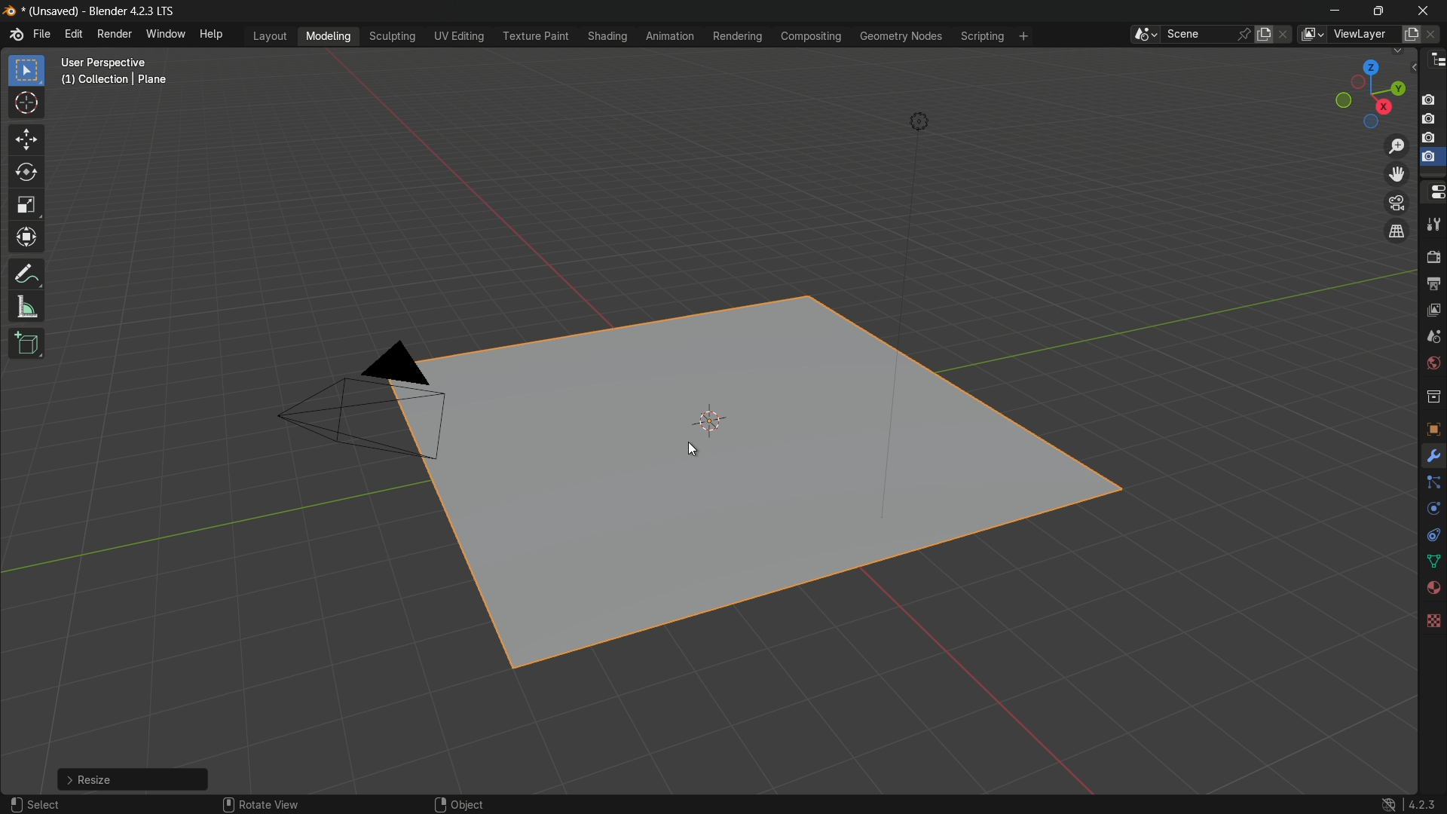  I want to click on resize, so click(133, 780).